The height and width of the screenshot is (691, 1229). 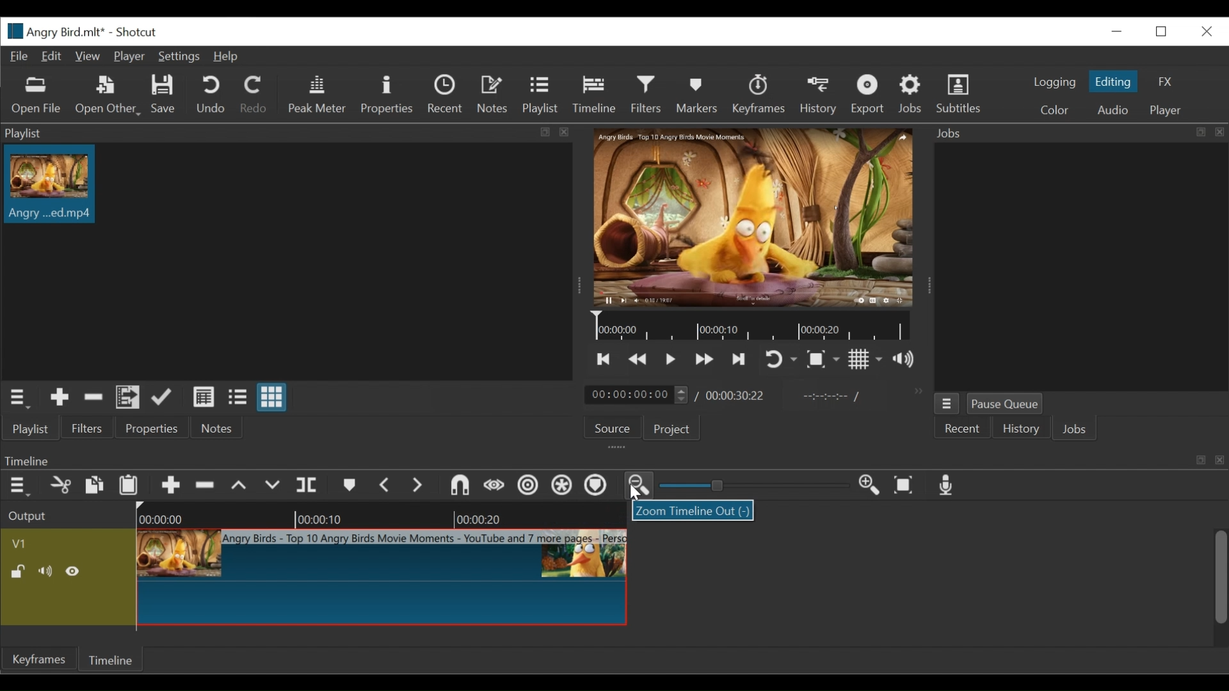 I want to click on Output, so click(x=29, y=514).